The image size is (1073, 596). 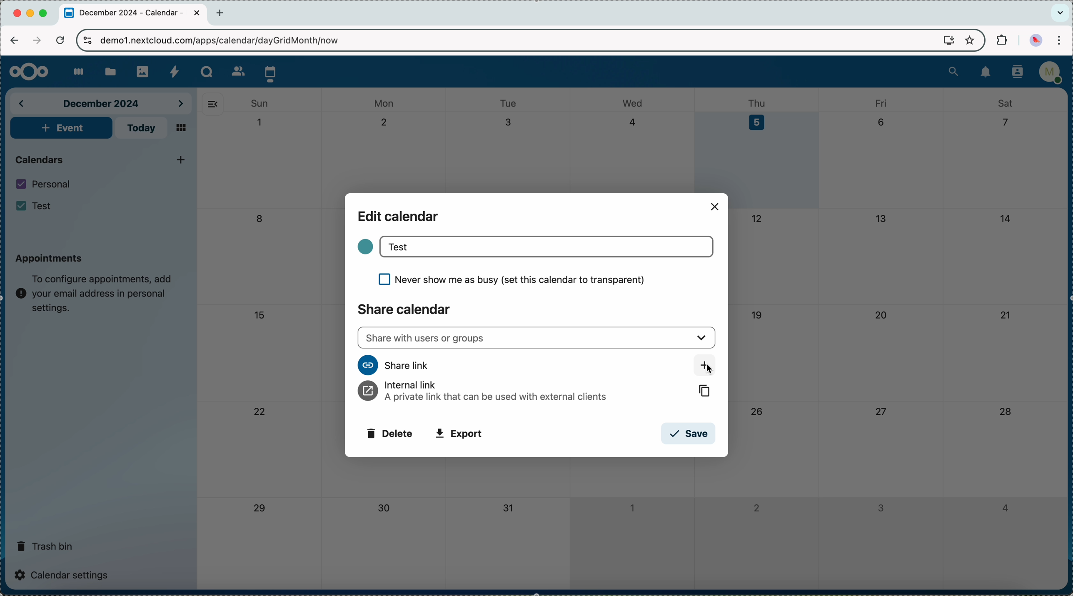 I want to click on 4, so click(x=633, y=122).